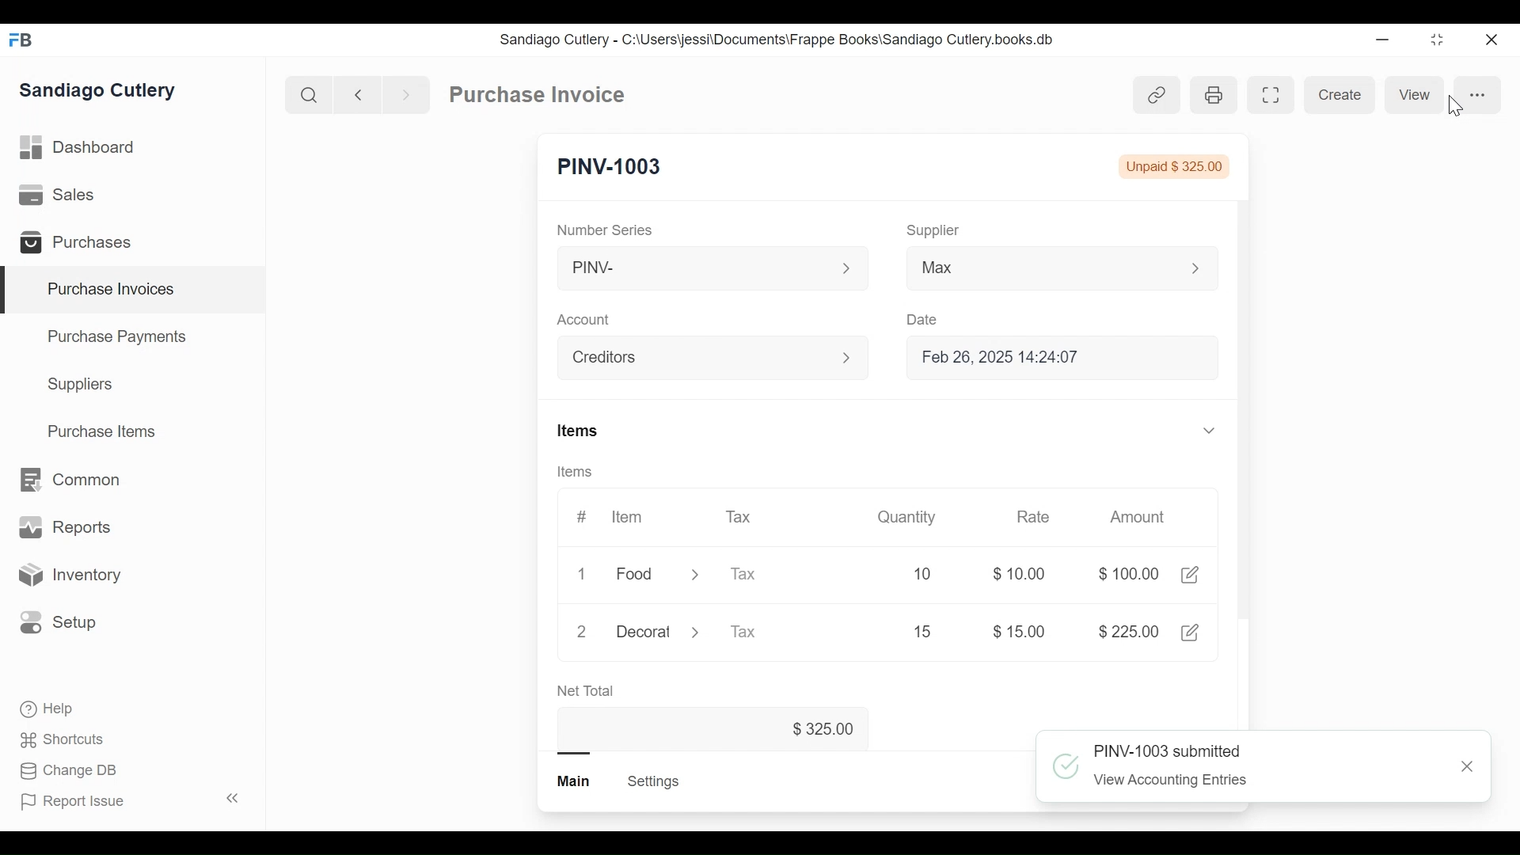 This screenshot has height=855, width=1520. I want to click on PINV-1003, so click(609, 167).